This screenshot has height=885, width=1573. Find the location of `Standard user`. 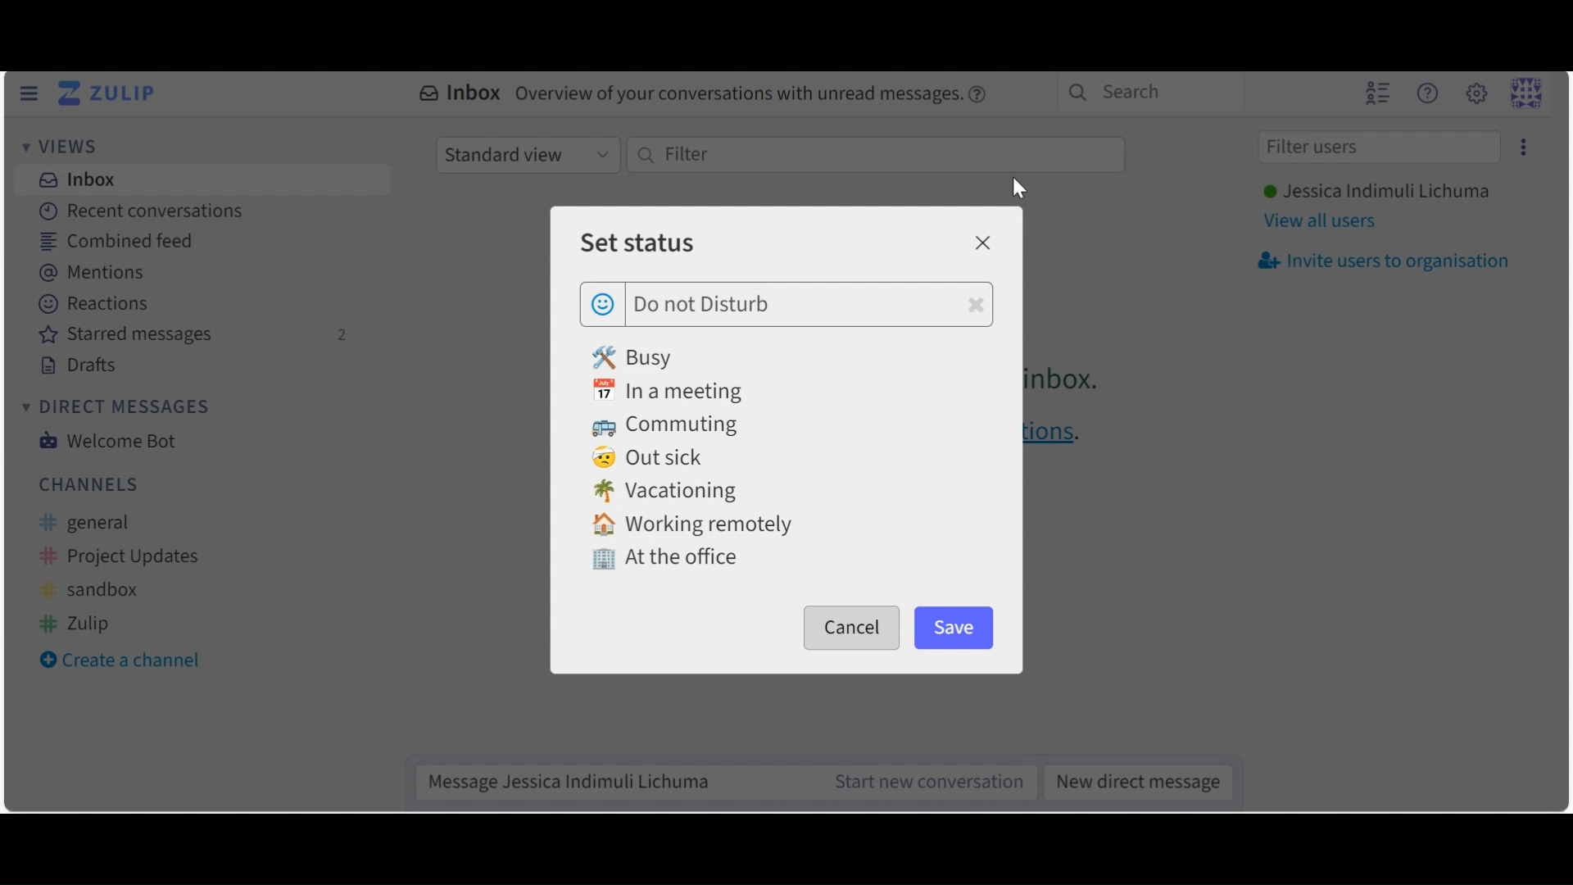

Standard user is located at coordinates (527, 154).